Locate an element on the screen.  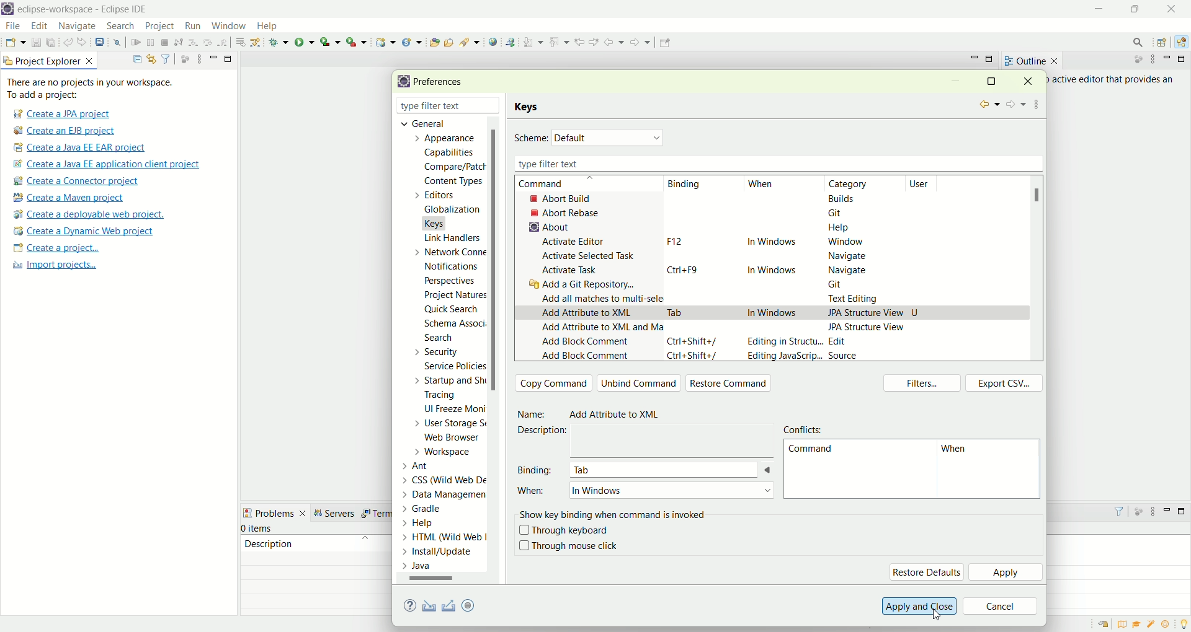
create a new Java servlet is located at coordinates (415, 42).